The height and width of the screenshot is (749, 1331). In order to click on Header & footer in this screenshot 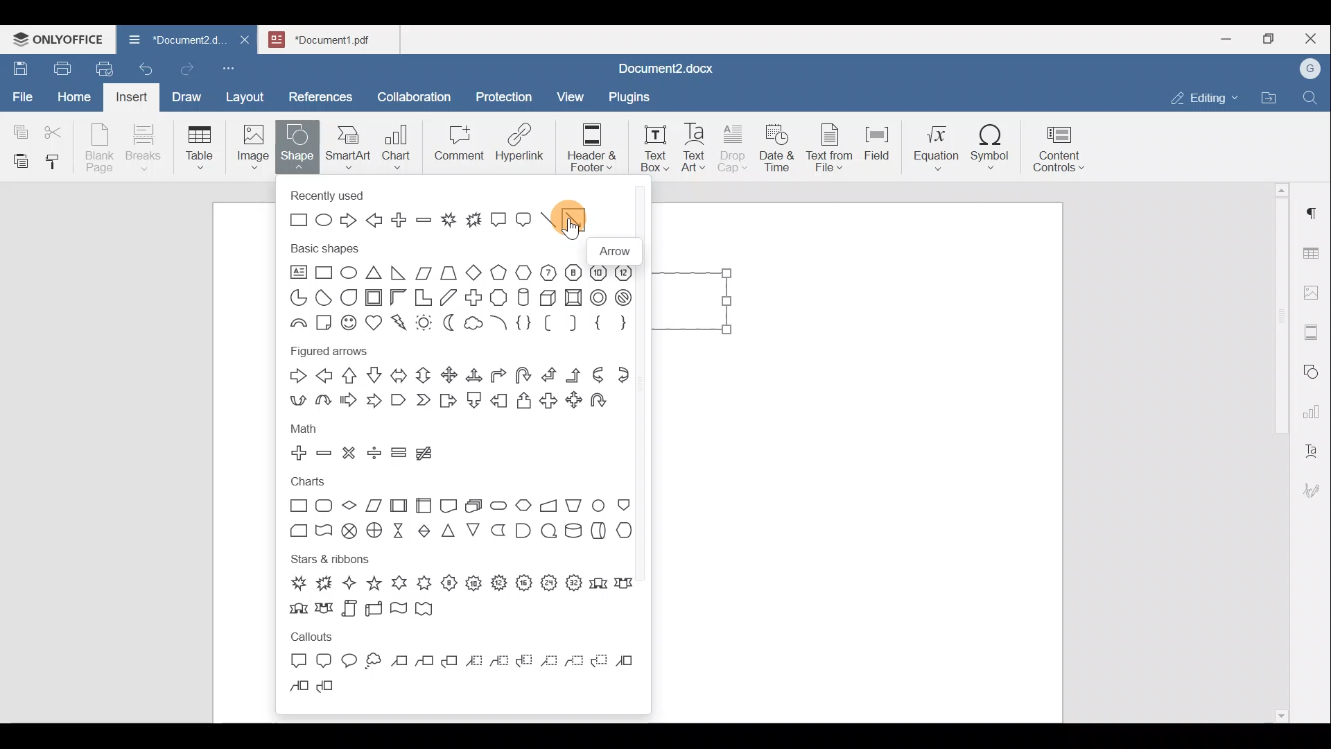, I will do `click(587, 146)`.